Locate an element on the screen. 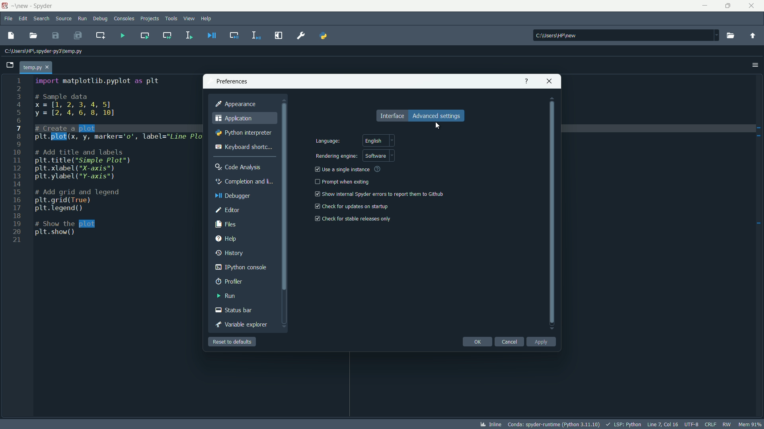  LSP:Python is located at coordinates (622, 424).